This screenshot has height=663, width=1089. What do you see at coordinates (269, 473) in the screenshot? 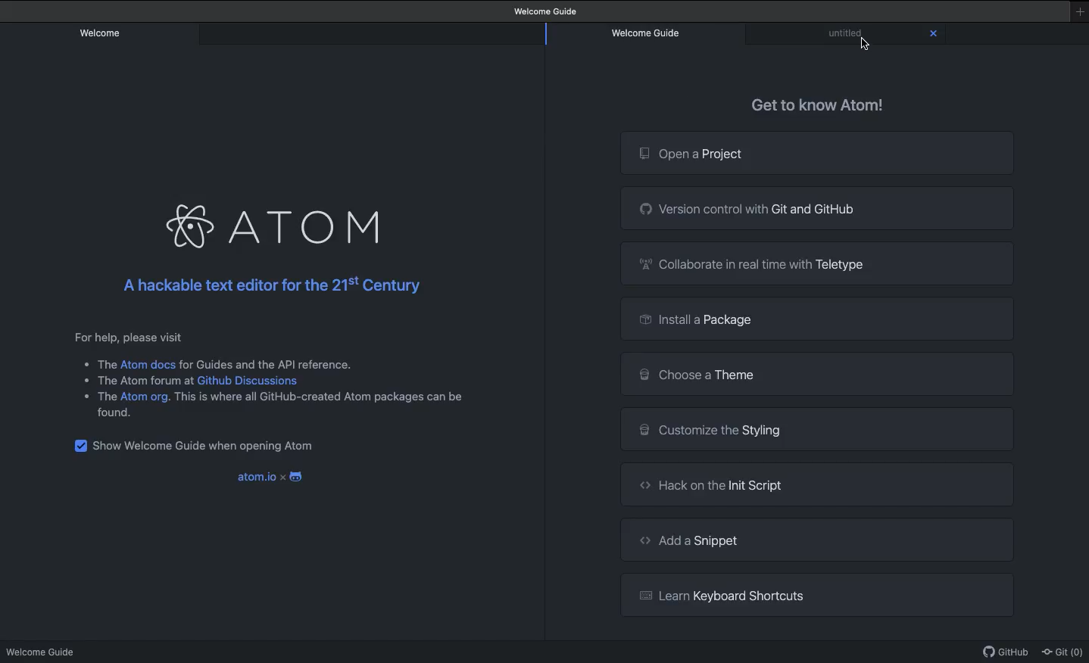
I see `Atom.io x android ` at bounding box center [269, 473].